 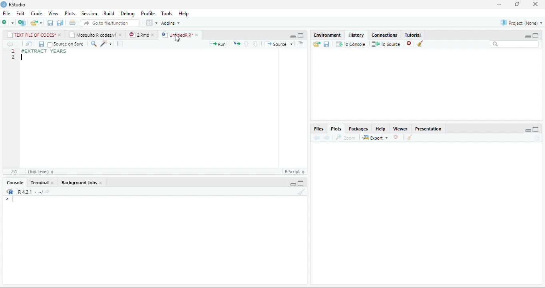 What do you see at coordinates (184, 14) in the screenshot?
I see `Help` at bounding box center [184, 14].